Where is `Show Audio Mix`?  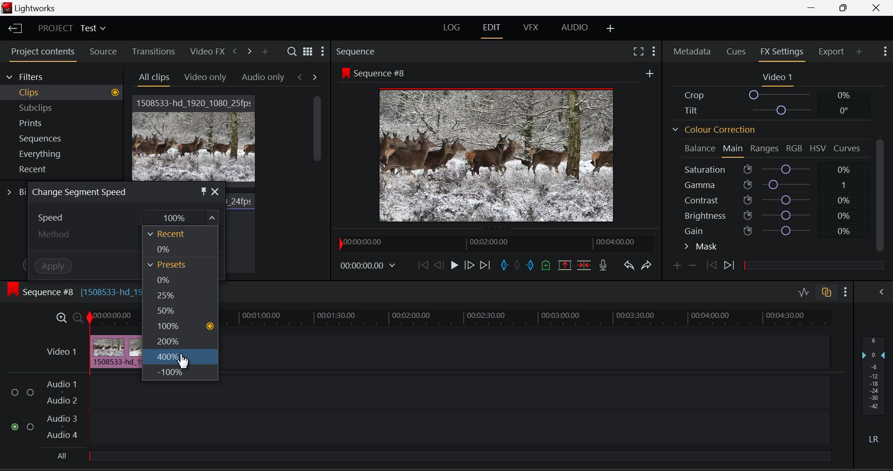
Show Audio Mix is located at coordinates (884, 293).